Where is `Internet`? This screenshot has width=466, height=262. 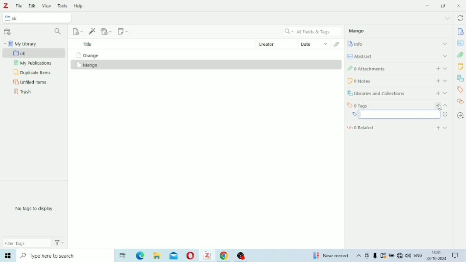 Internet is located at coordinates (400, 256).